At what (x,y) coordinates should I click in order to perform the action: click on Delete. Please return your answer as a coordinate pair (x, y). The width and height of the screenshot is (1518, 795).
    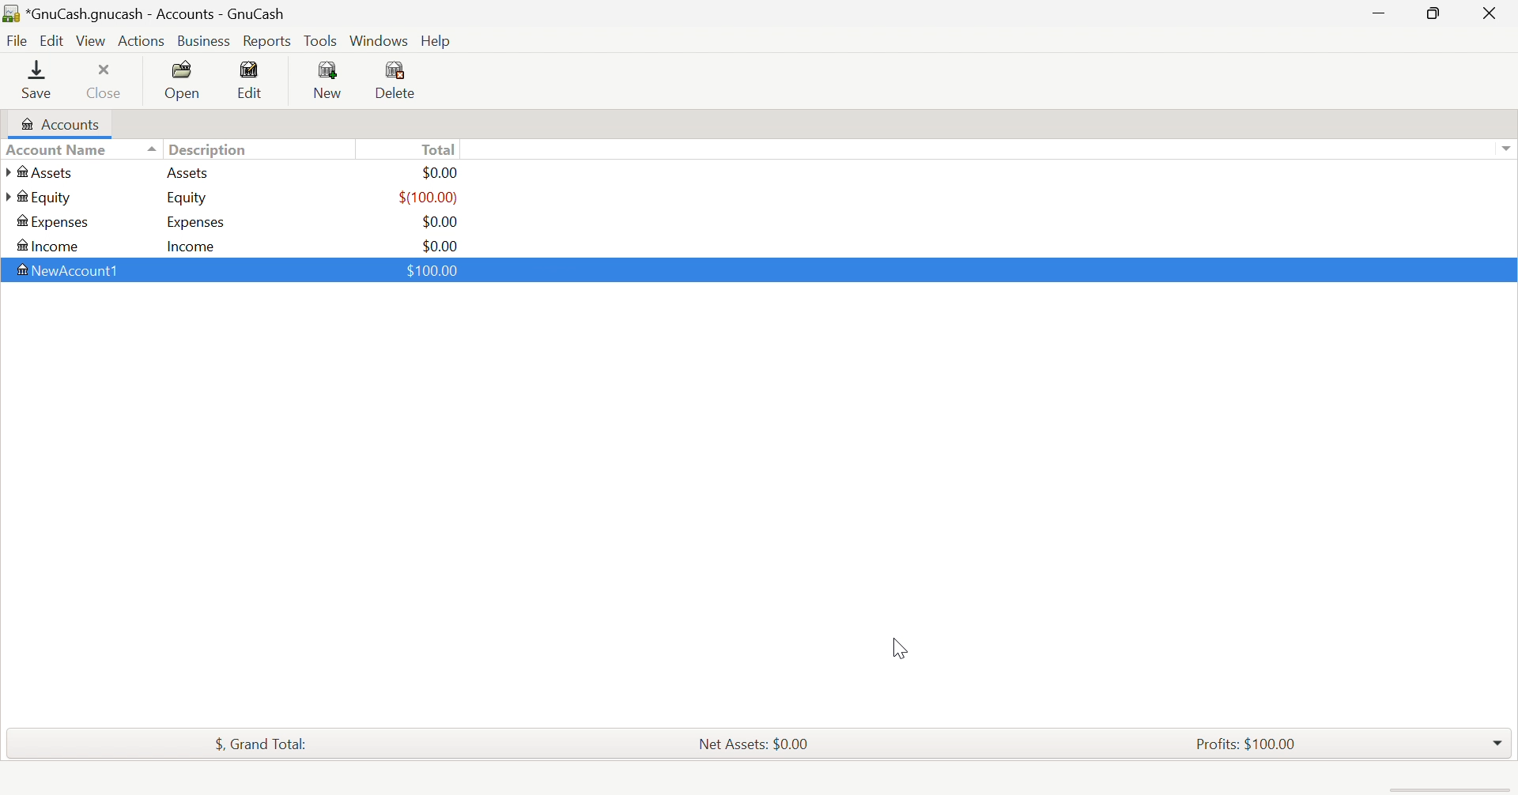
    Looking at the image, I should click on (406, 80).